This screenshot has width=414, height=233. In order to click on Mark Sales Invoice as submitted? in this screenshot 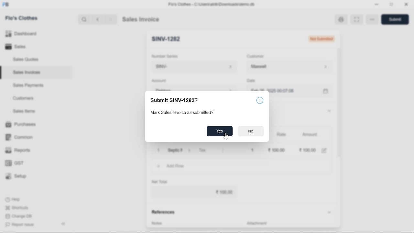, I will do `click(183, 113)`.